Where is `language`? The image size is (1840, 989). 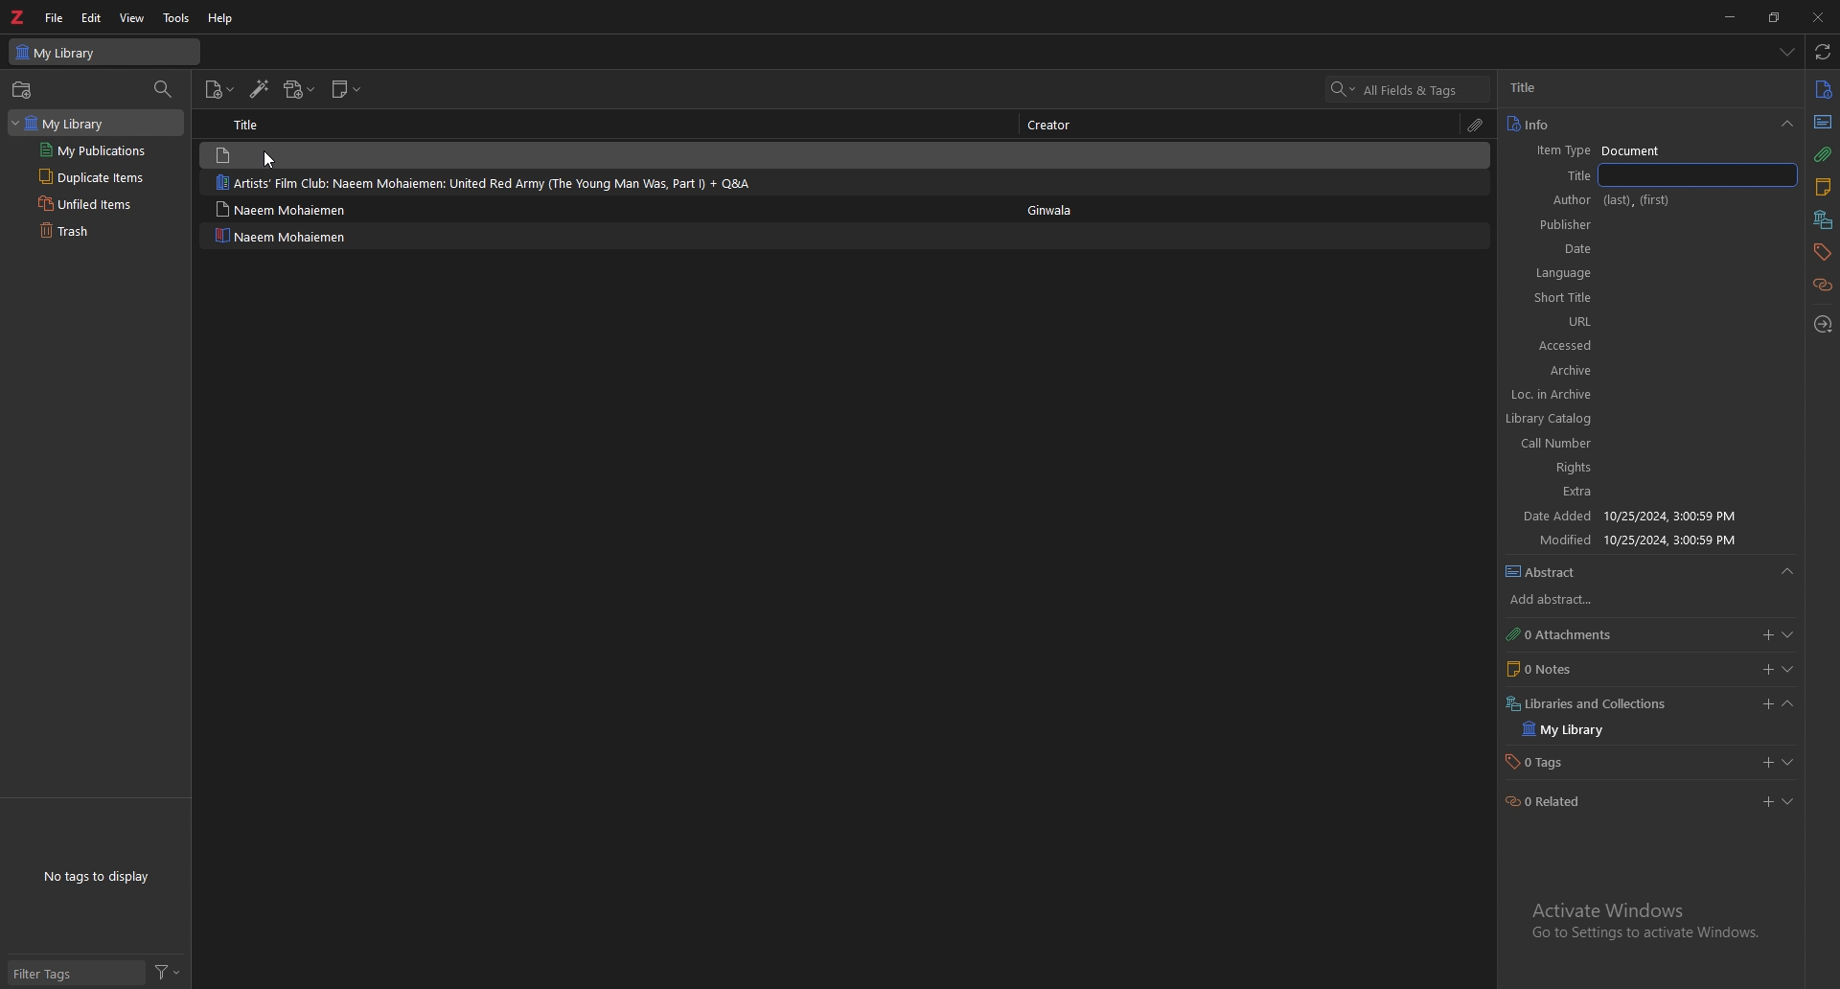
language is located at coordinates (1558, 566).